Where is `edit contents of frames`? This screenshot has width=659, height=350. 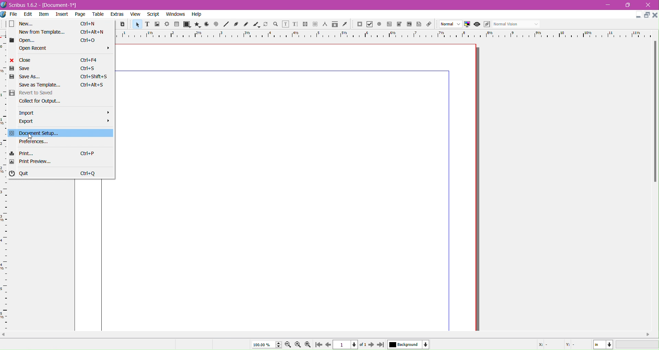
edit contents of frames is located at coordinates (285, 24).